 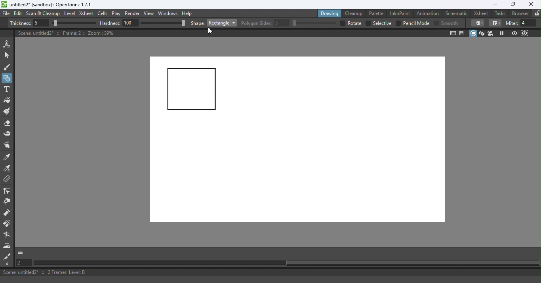 What do you see at coordinates (495, 4) in the screenshot?
I see `Minimize` at bounding box center [495, 4].